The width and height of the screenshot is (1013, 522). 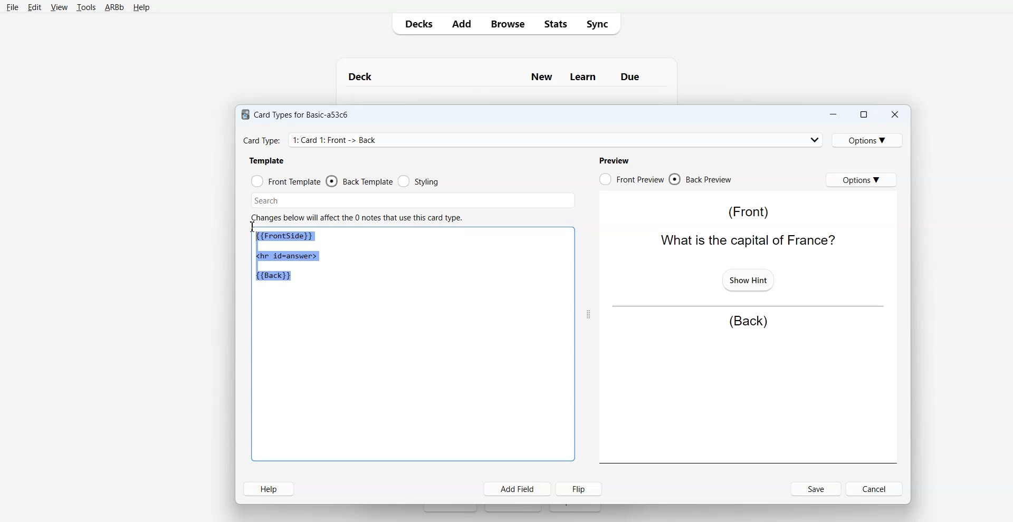 I want to click on Tools, so click(x=86, y=8).